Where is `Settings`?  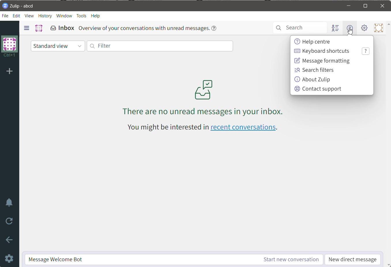 Settings is located at coordinates (10, 259).